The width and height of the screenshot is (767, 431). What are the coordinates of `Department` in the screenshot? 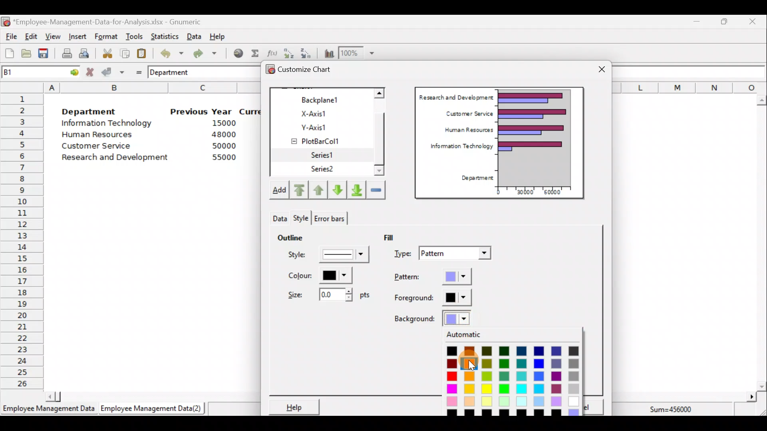 It's located at (475, 178).